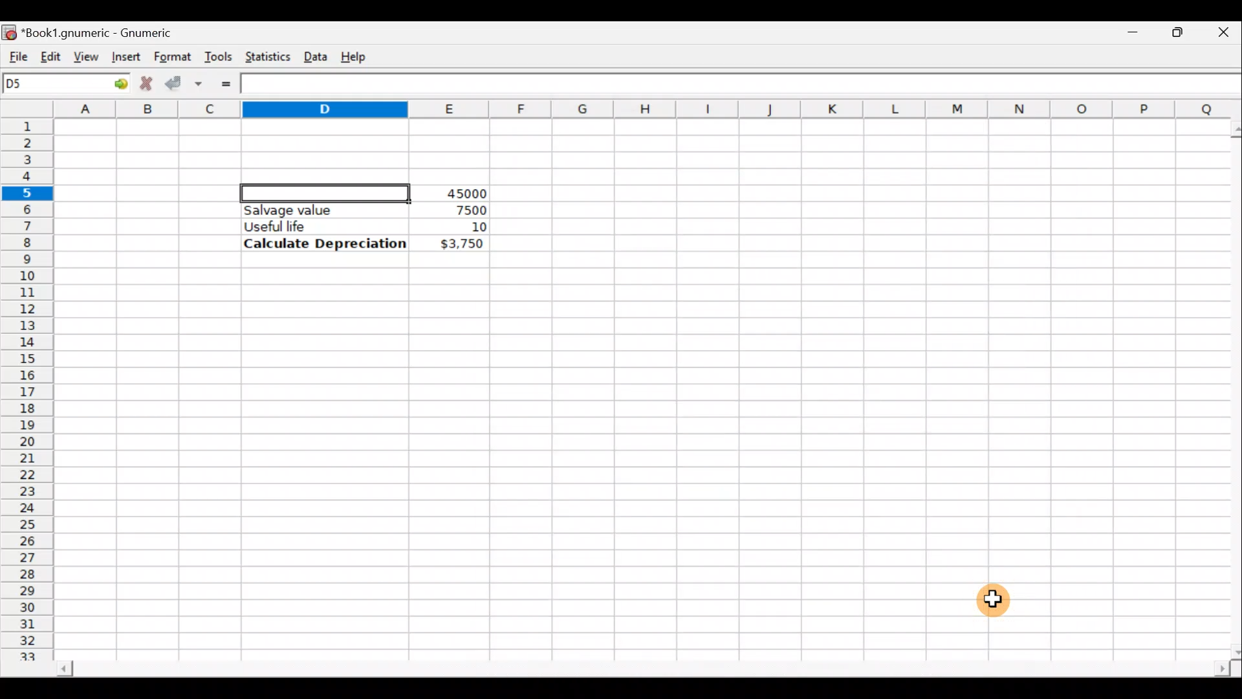 The height and width of the screenshot is (699, 1242). Describe the element at coordinates (313, 210) in the screenshot. I see `Salvage value` at that location.